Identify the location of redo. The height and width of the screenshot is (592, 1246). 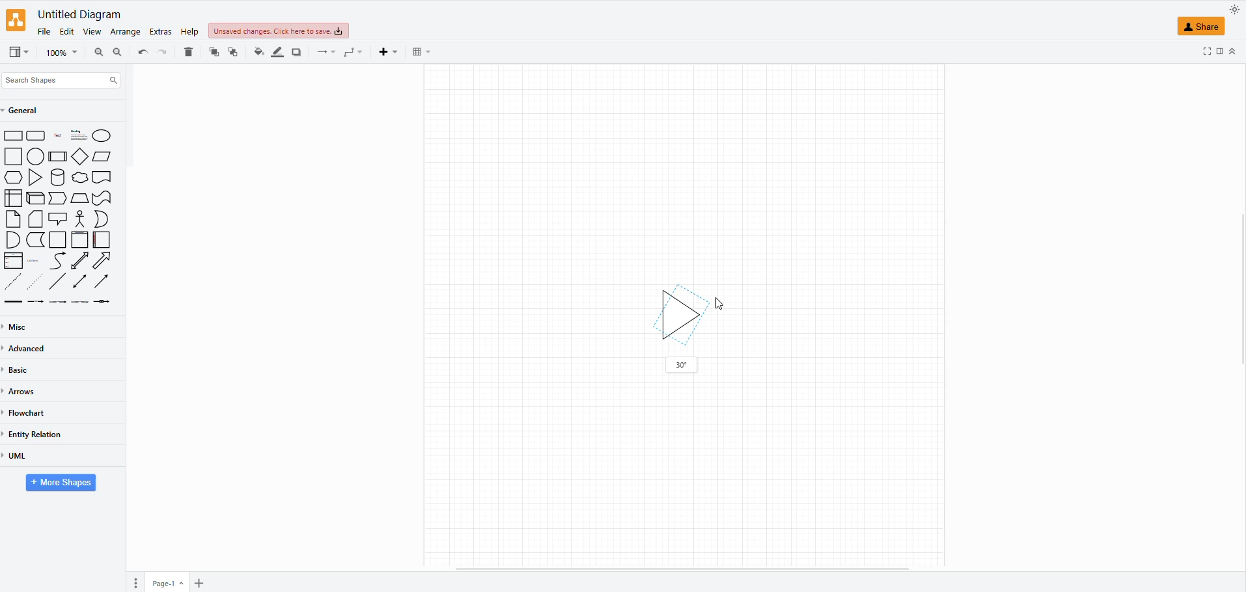
(141, 51).